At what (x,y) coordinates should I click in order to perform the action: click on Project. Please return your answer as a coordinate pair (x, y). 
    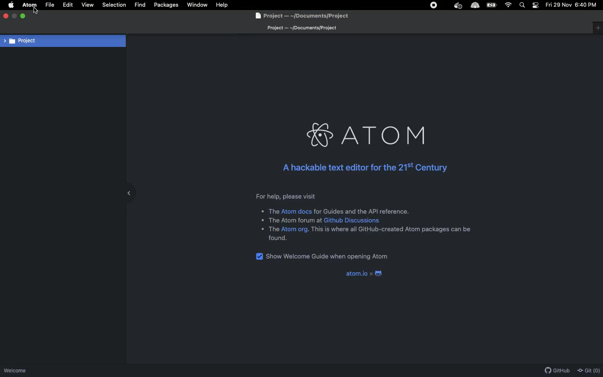
    Looking at the image, I should click on (300, 16).